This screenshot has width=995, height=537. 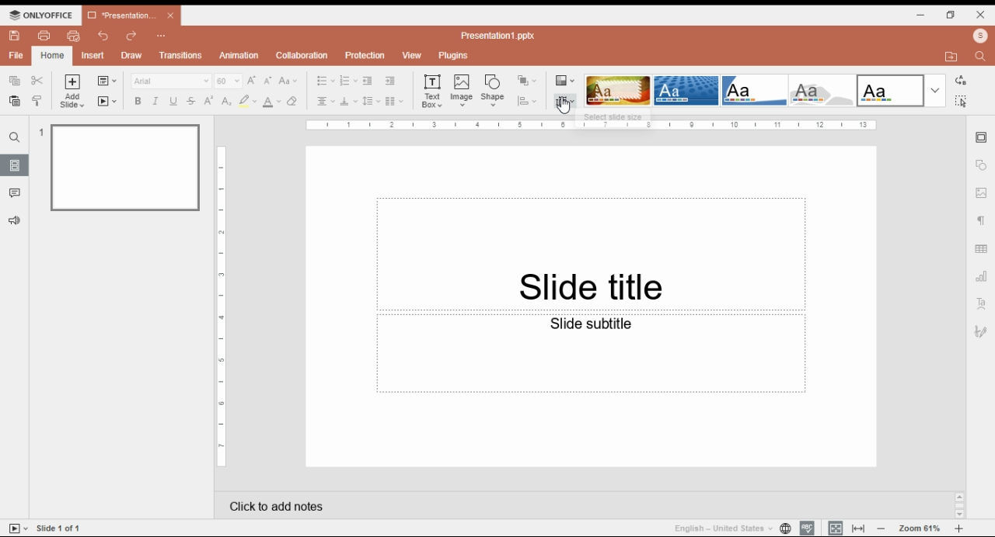 What do you see at coordinates (209, 100) in the screenshot?
I see `superscript` at bounding box center [209, 100].